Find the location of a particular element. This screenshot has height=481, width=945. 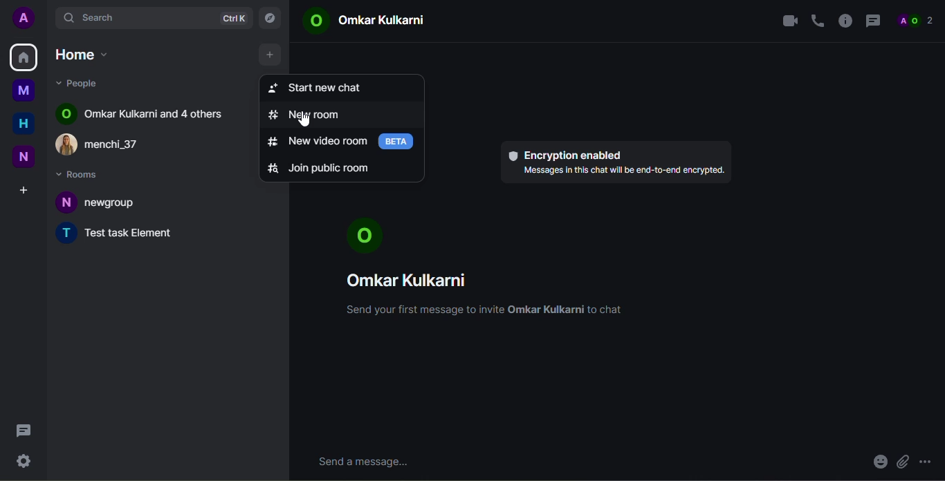

threads is located at coordinates (23, 431).